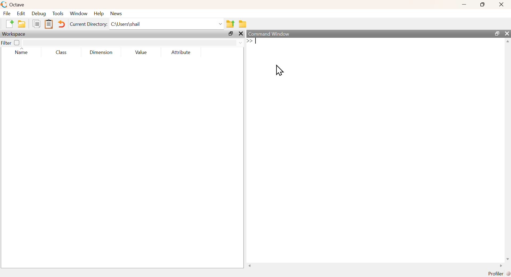  What do you see at coordinates (126, 24) in the screenshot?
I see `C:\Users\shail` at bounding box center [126, 24].